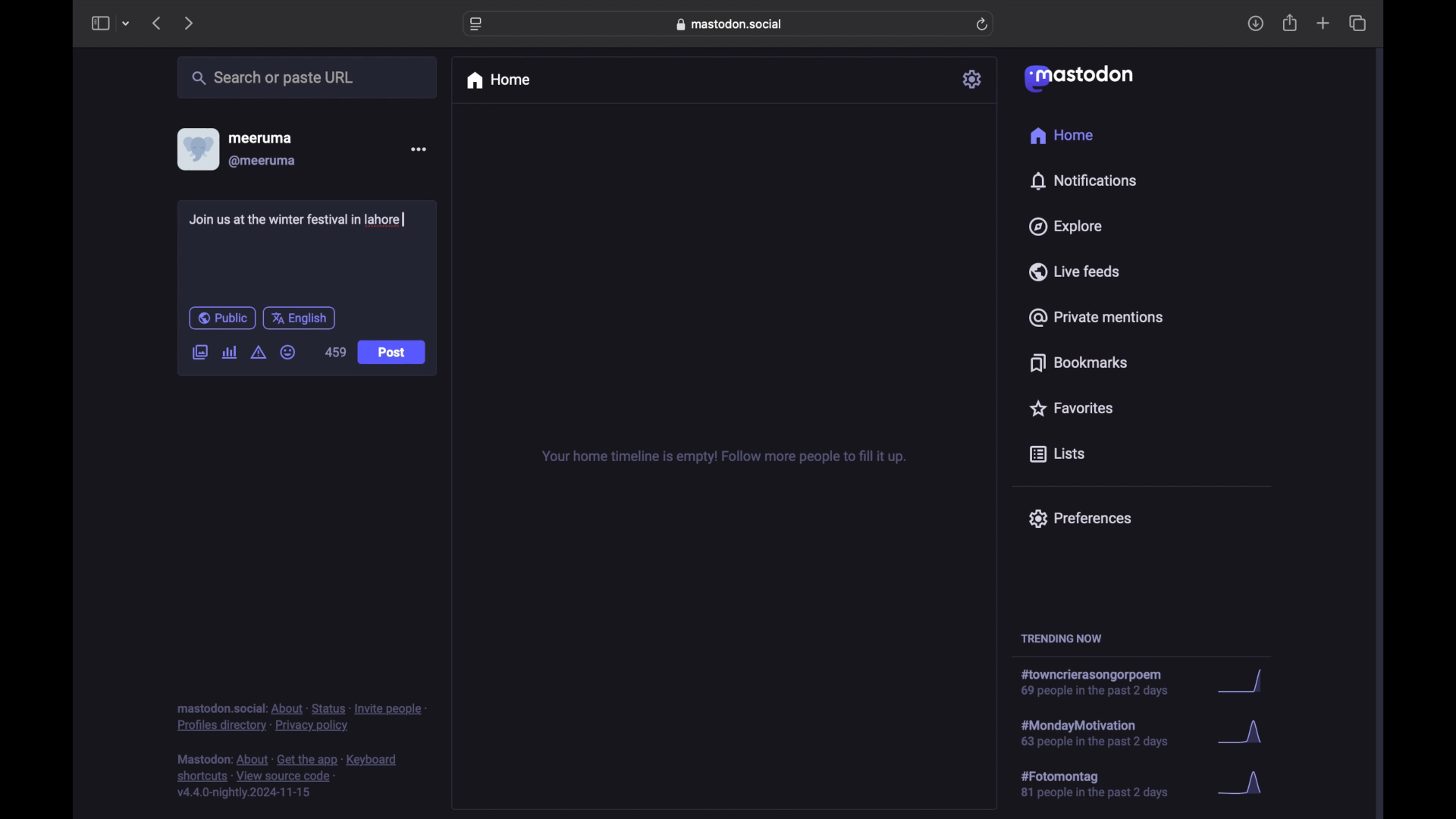  Describe the element at coordinates (1077, 77) in the screenshot. I see `mastodon` at that location.